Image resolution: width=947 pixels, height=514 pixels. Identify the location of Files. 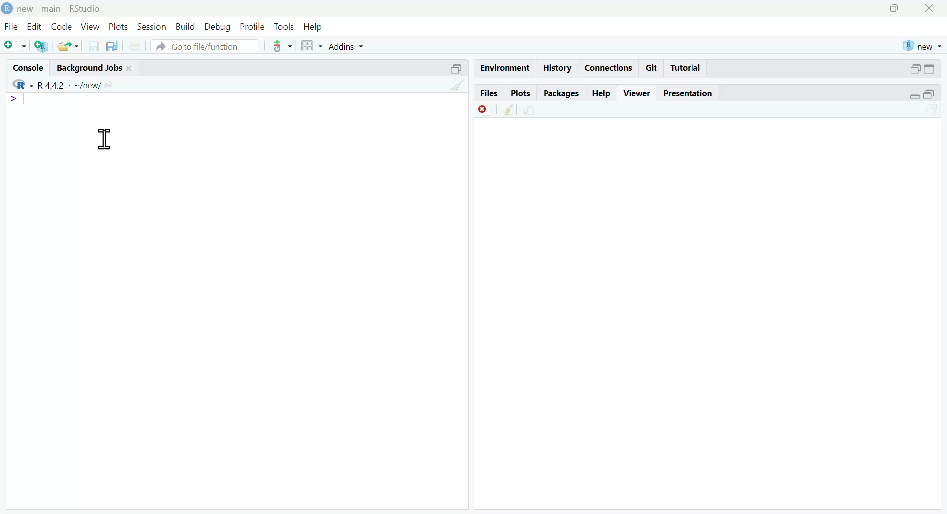
(489, 93).